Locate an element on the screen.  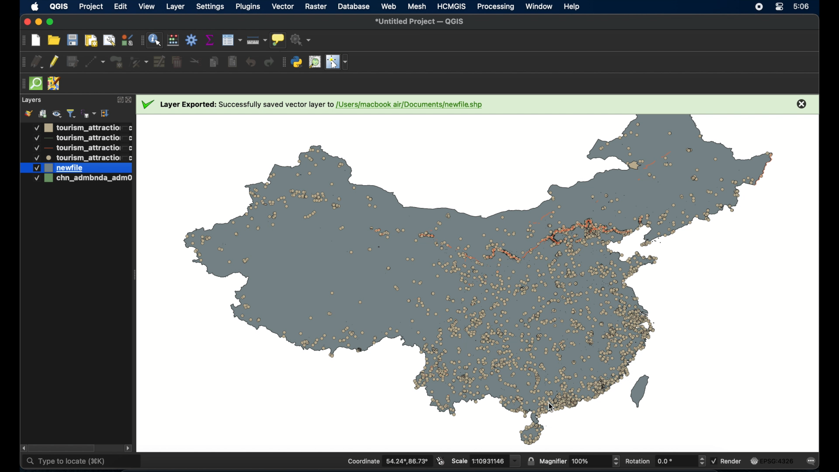
paste features is located at coordinates (233, 62).